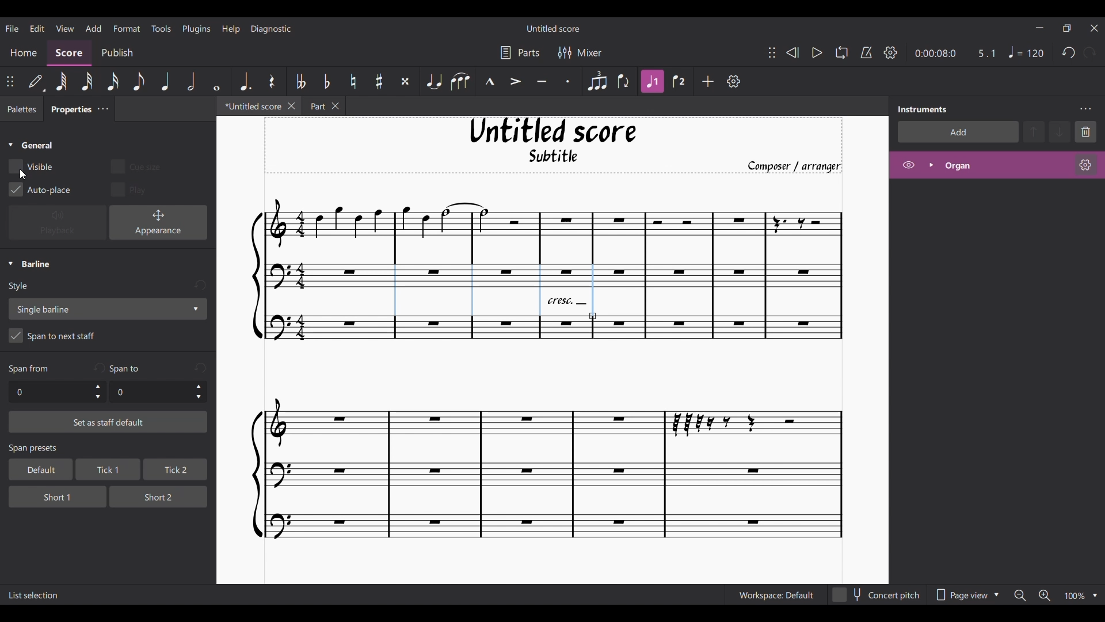  What do you see at coordinates (771, 52) in the screenshot?
I see `Change position of toolbar attached` at bounding box center [771, 52].